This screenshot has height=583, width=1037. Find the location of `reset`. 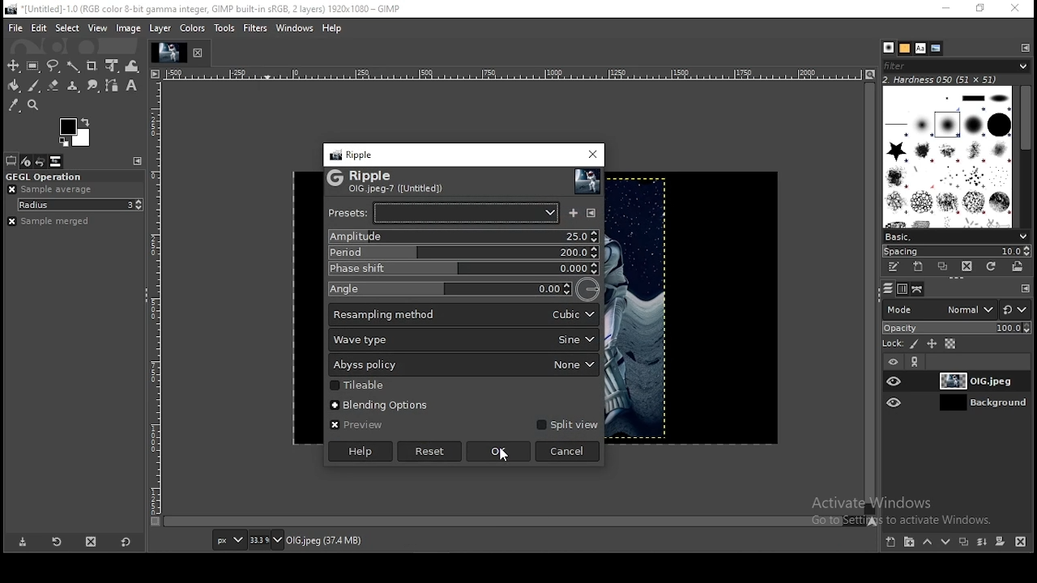

reset is located at coordinates (429, 451).